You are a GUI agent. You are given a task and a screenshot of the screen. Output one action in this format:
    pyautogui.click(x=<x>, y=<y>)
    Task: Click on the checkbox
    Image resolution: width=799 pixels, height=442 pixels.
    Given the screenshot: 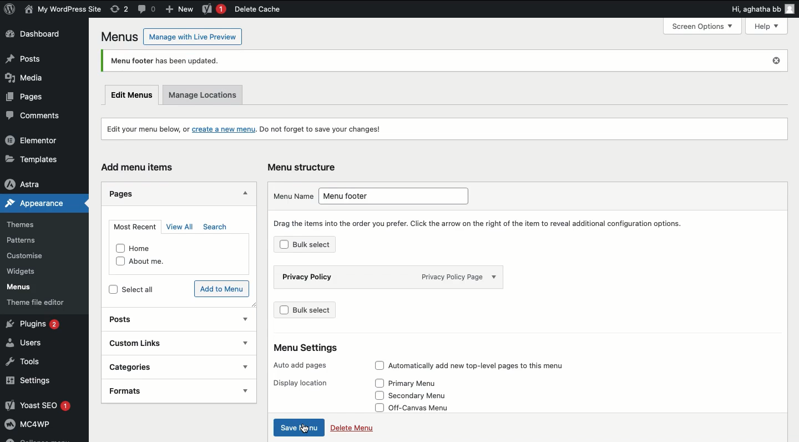 What is the action you would take?
    pyautogui.click(x=376, y=409)
    